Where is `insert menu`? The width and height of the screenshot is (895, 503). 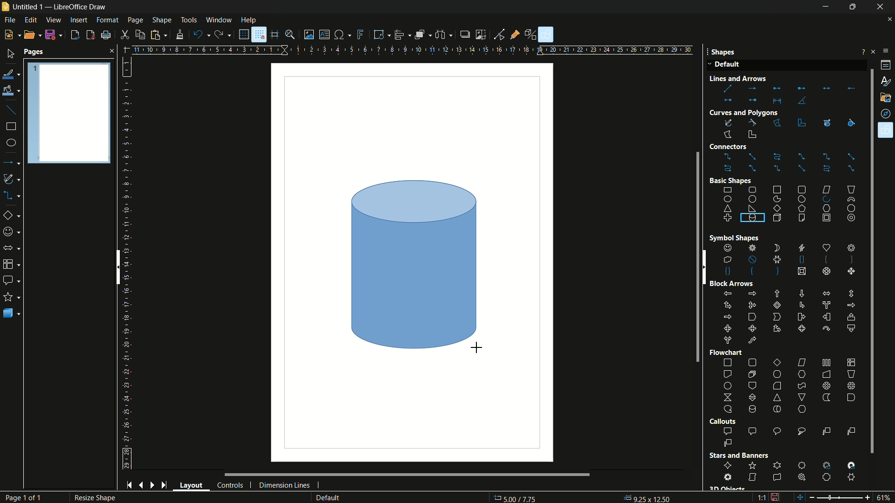
insert menu is located at coordinates (79, 20).